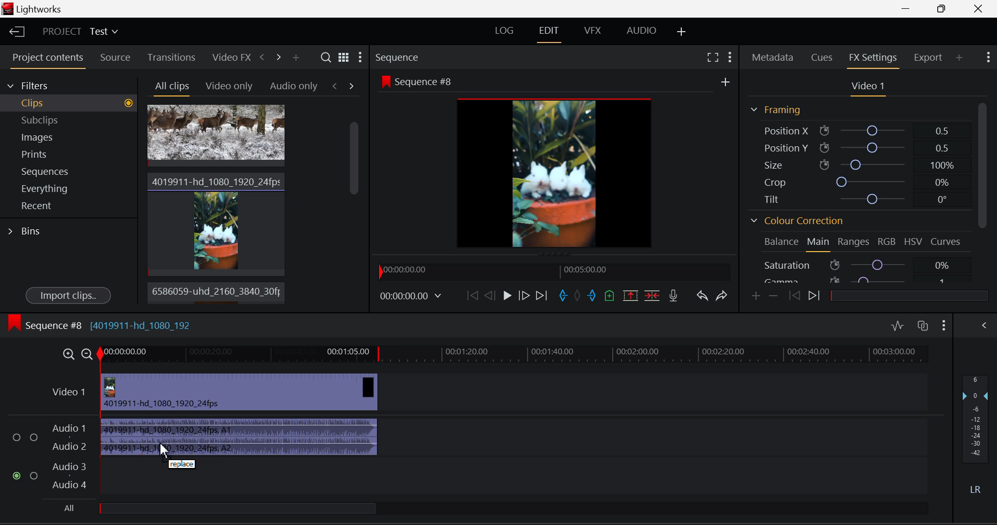 The height and width of the screenshot is (525, 997). I want to click on Subclips, so click(69, 120).